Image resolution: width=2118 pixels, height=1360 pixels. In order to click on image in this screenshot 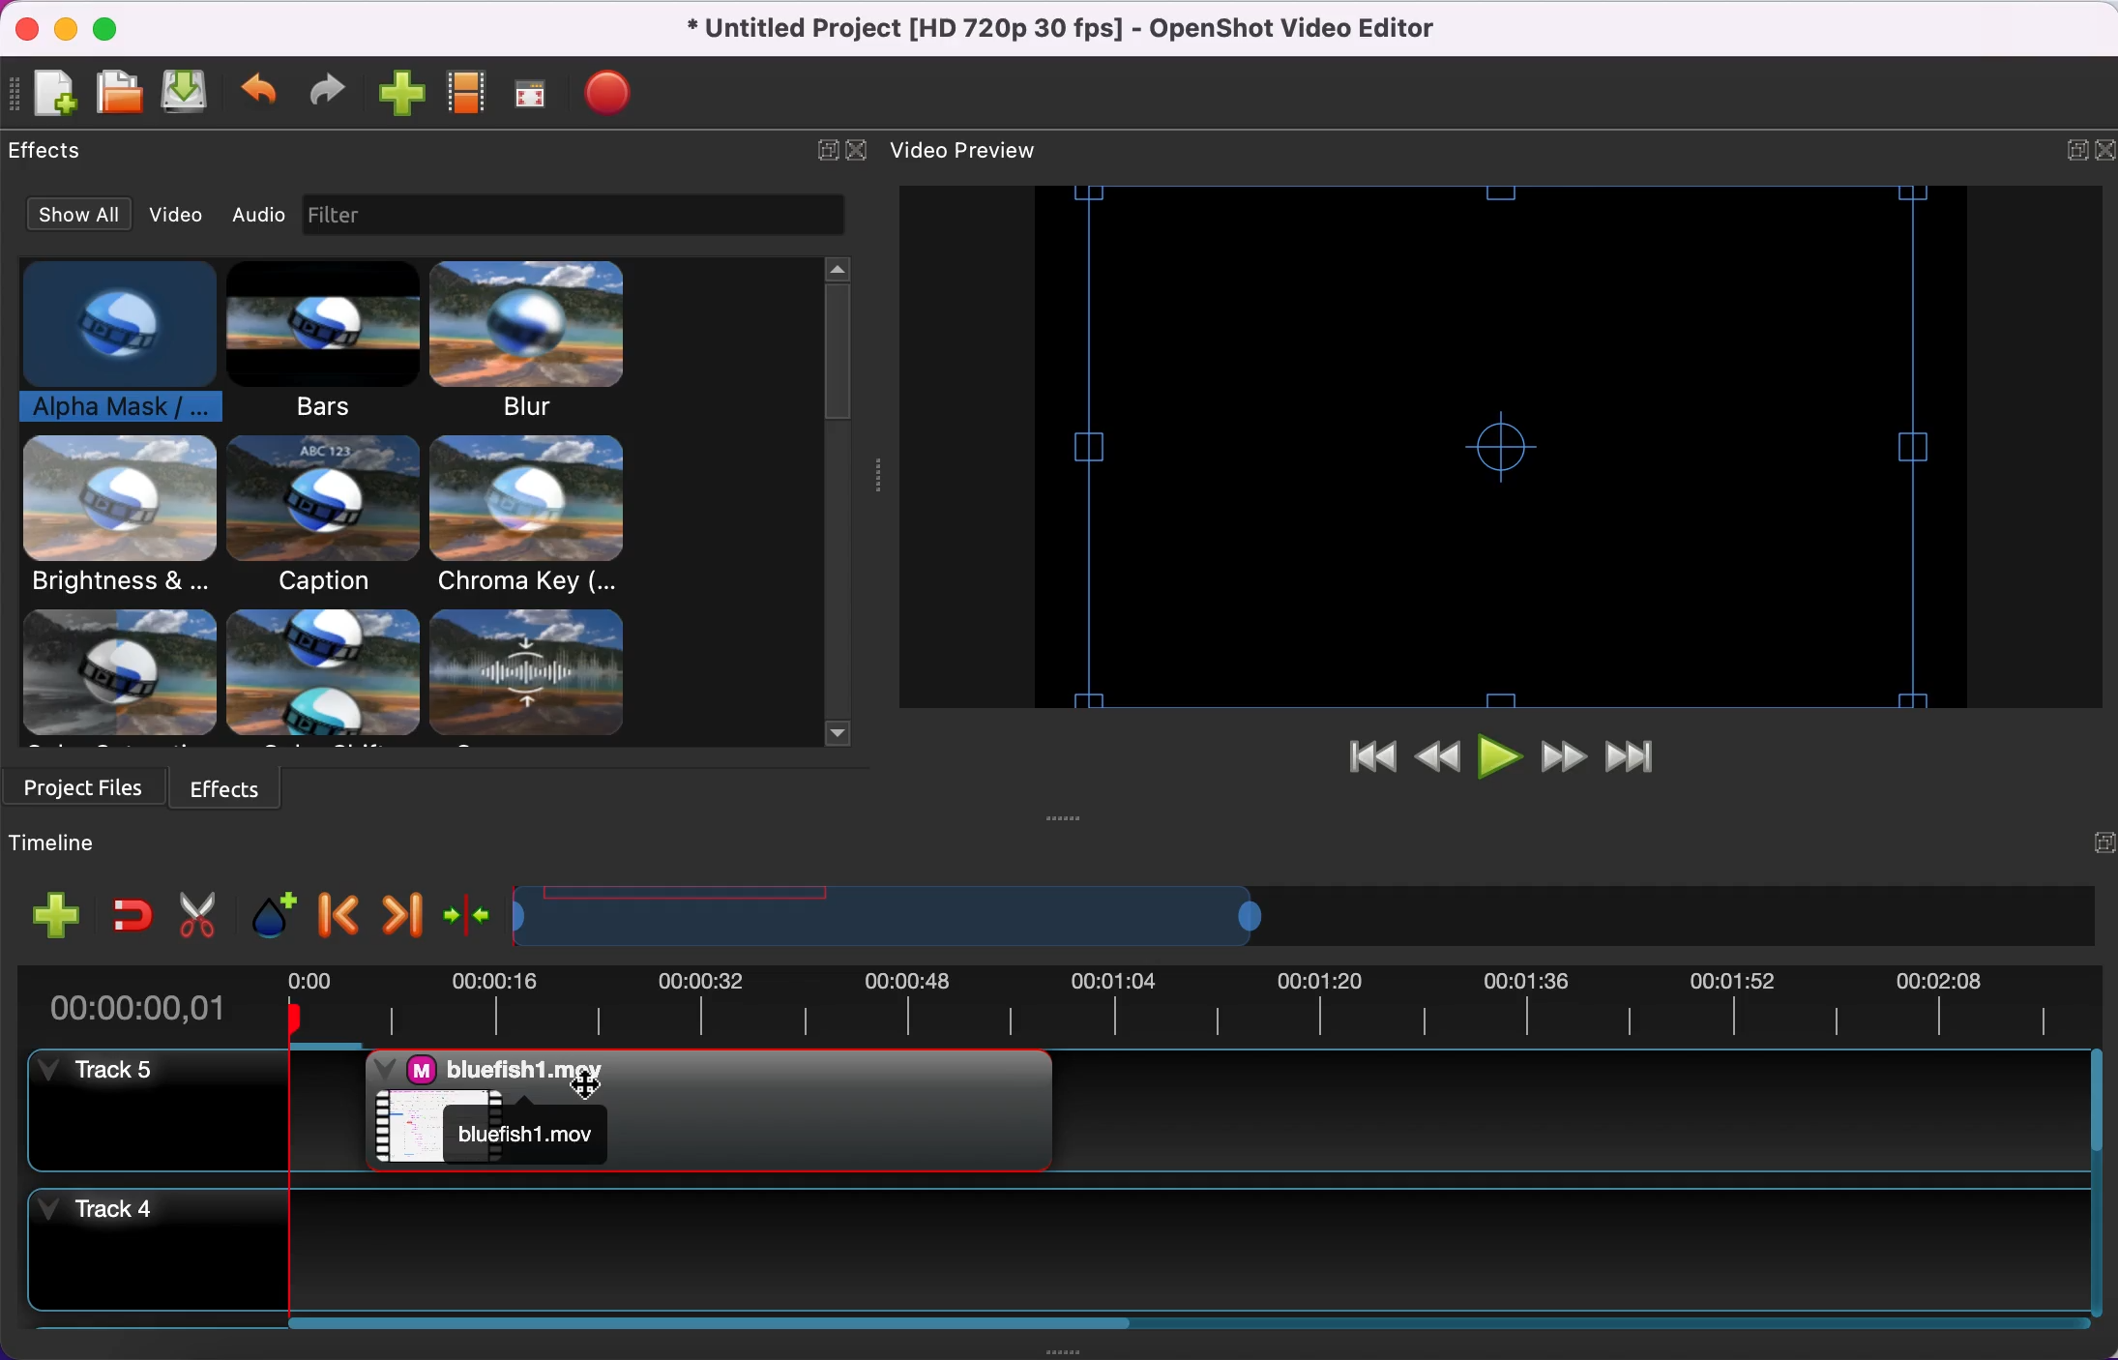, I will do `click(340, 216)`.